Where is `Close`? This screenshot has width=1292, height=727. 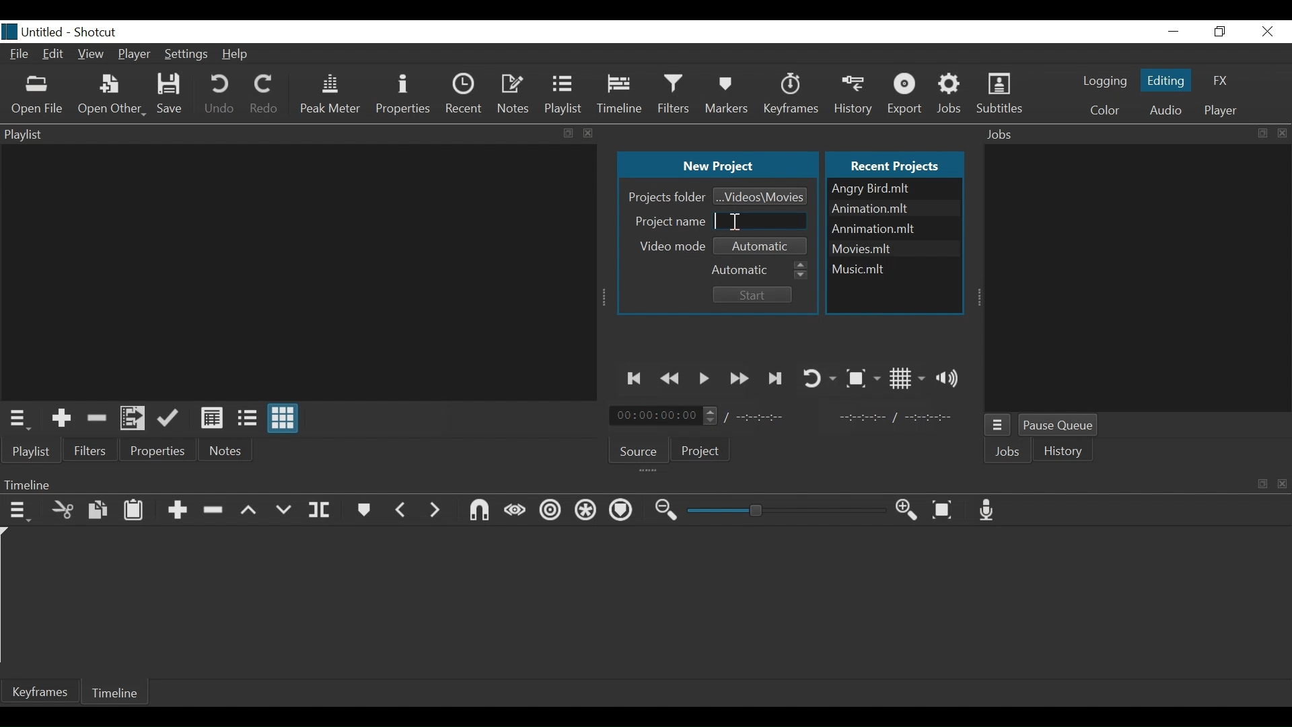 Close is located at coordinates (1265, 31).